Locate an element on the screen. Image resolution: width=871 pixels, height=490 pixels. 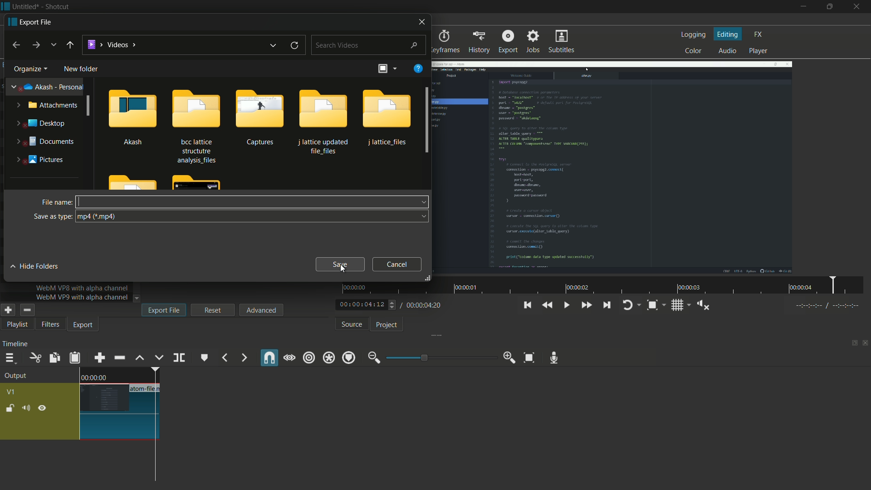
change the view is located at coordinates (383, 68).